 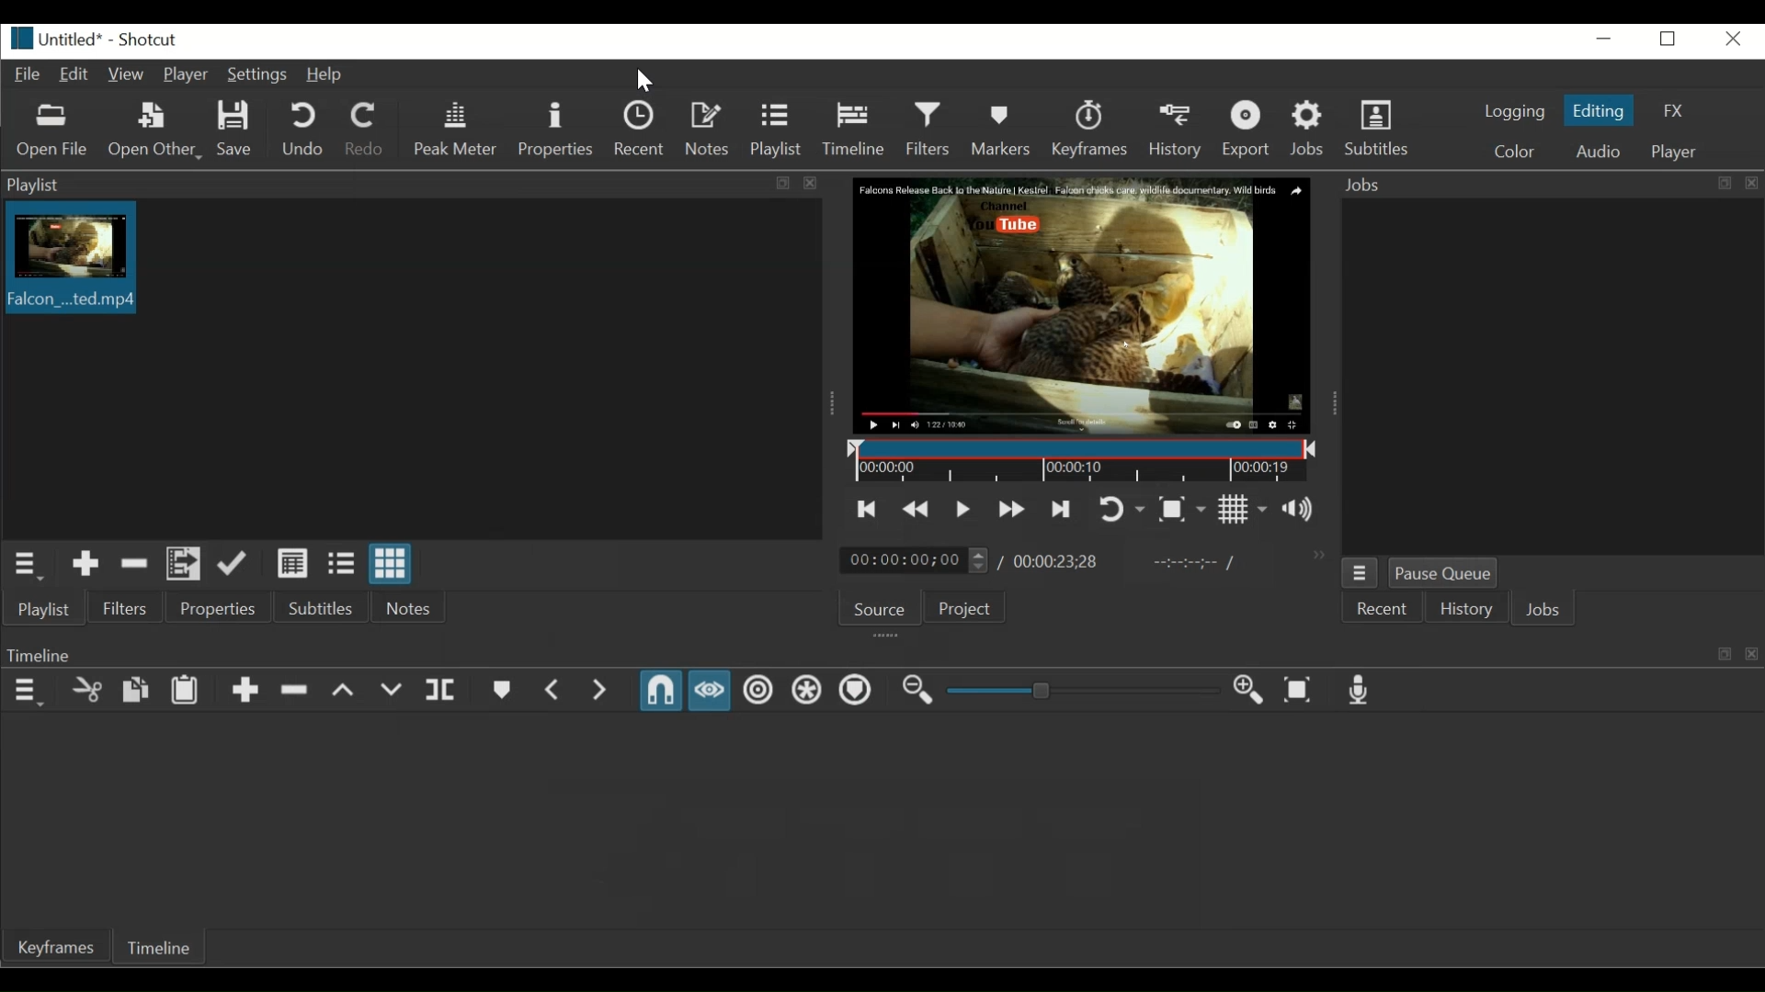 I want to click on Properties, so click(x=554, y=130).